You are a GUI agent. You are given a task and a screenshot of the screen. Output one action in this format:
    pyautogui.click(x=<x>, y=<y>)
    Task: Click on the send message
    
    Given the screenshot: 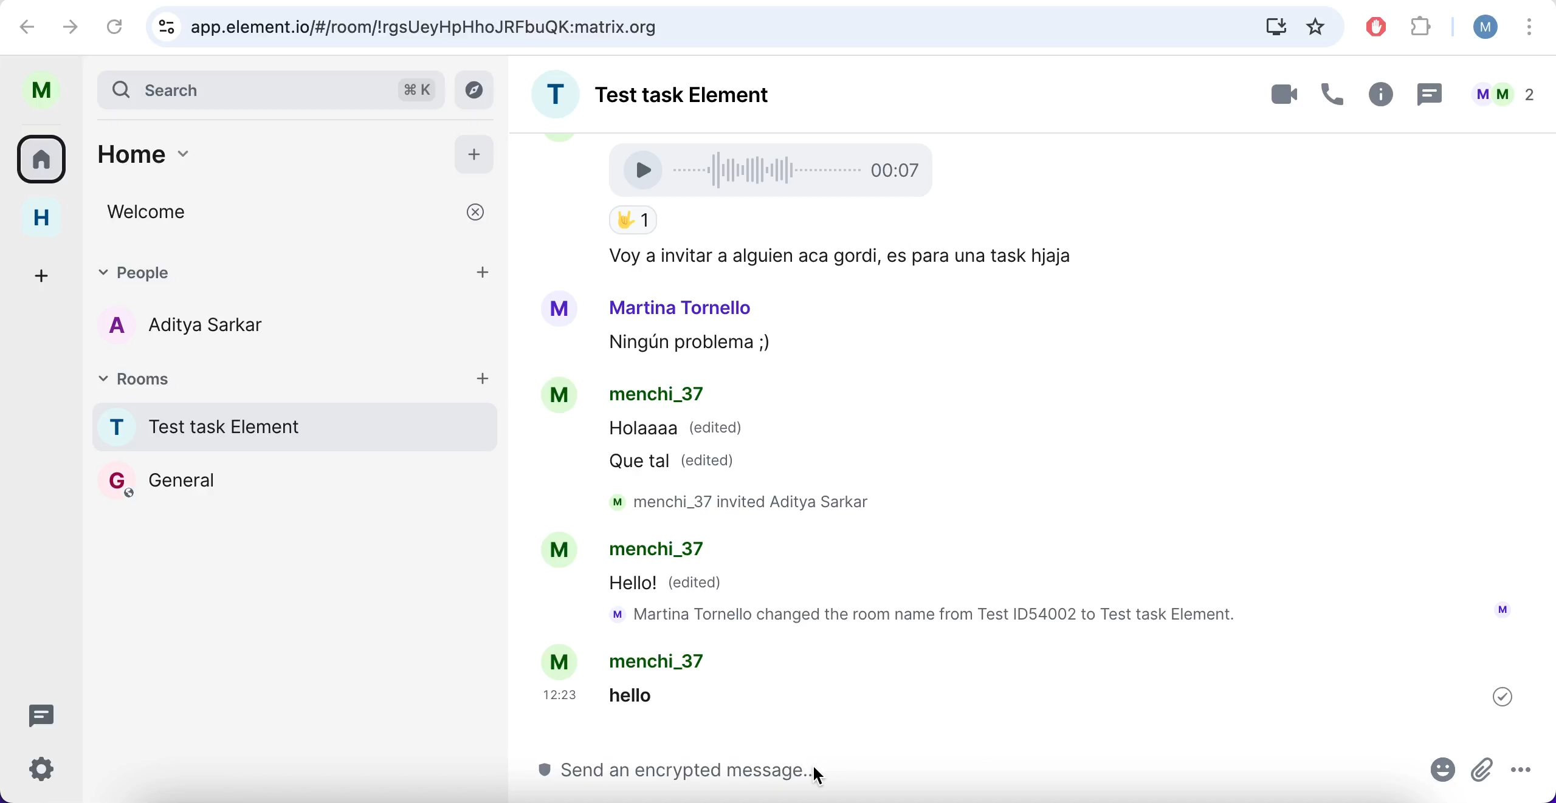 What is the action you would take?
    pyautogui.click(x=963, y=774)
    